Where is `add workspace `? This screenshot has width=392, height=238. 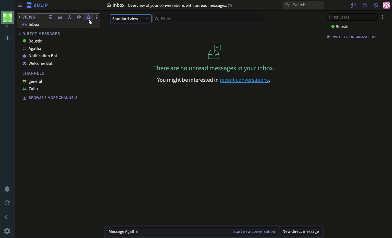
add workspace  is located at coordinates (8, 38).